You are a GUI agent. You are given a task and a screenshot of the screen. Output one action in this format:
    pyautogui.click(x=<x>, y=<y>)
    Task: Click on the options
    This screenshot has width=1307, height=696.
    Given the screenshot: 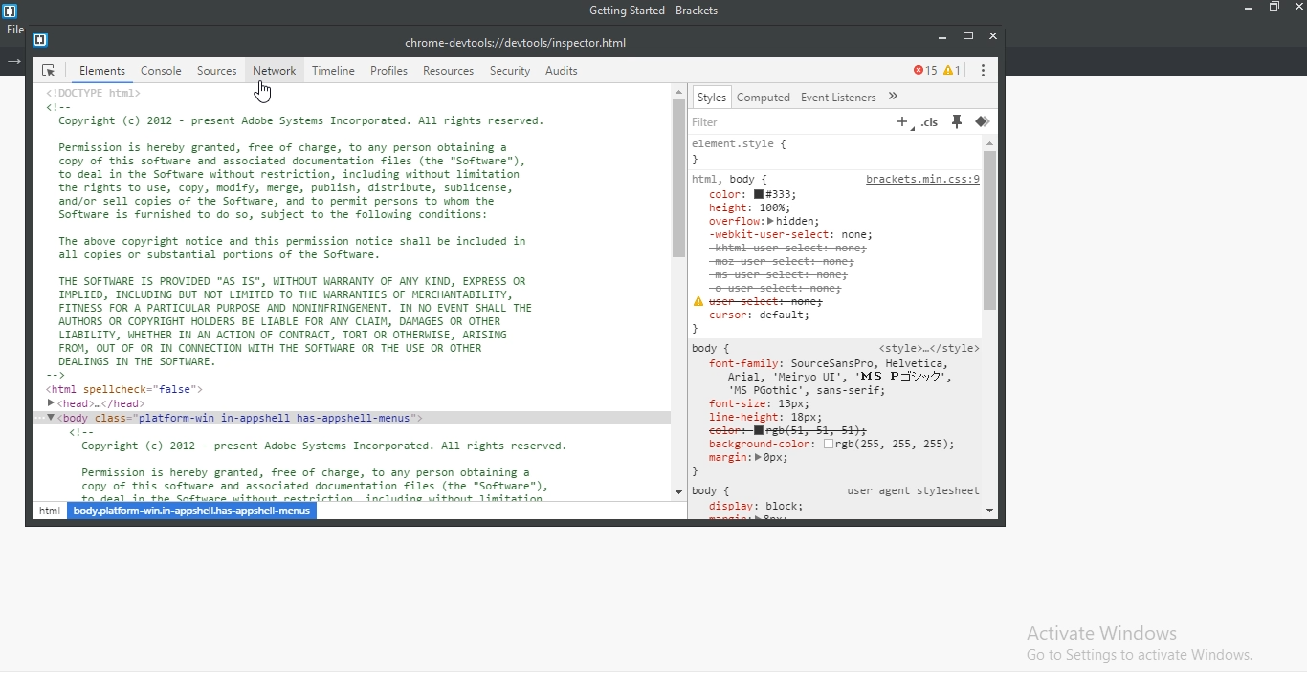 What is the action you would take?
    pyautogui.click(x=983, y=71)
    